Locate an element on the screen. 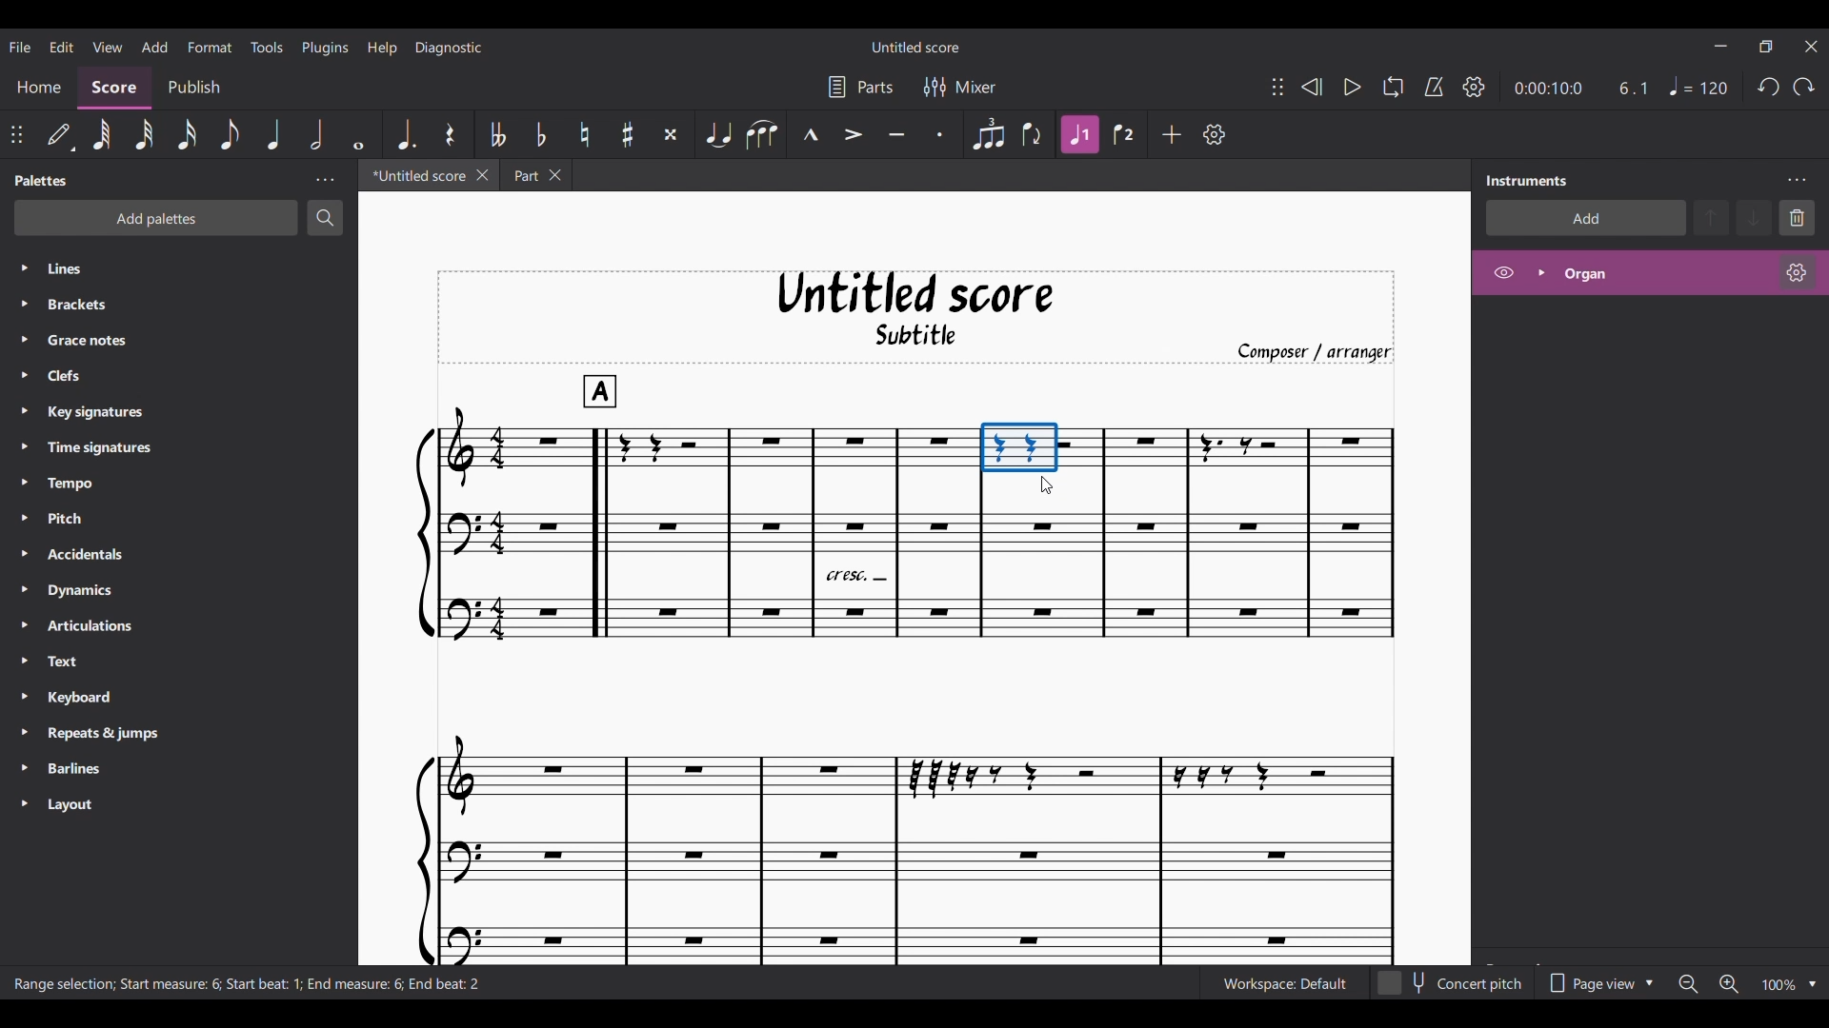  Quarter note is located at coordinates (1698, 86).